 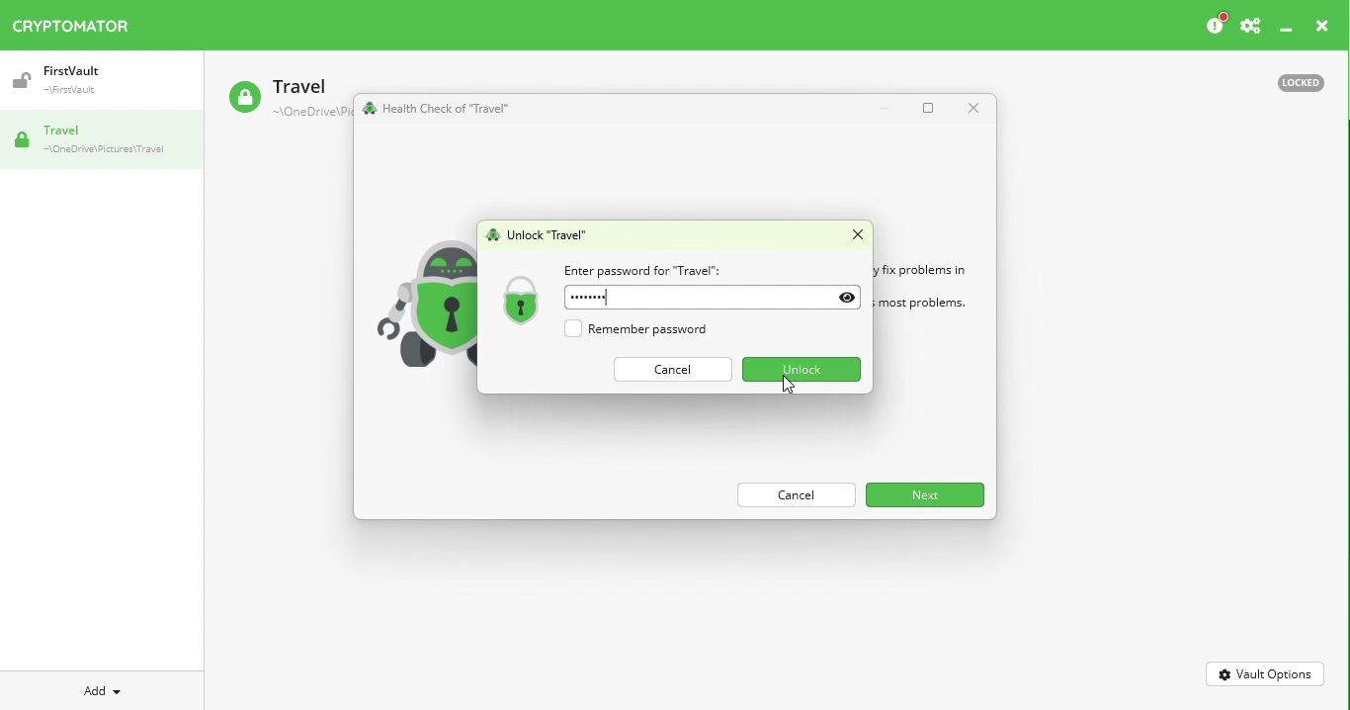 I want to click on Add Dropdown, so click(x=103, y=691).